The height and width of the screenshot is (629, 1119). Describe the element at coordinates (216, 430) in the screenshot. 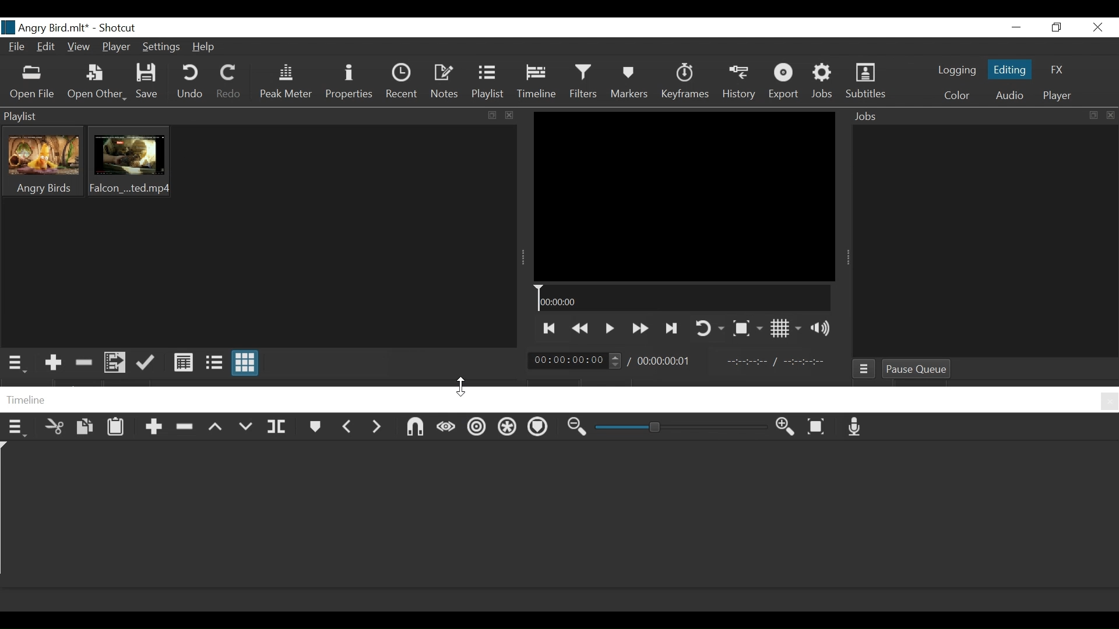

I see `Lift` at that location.